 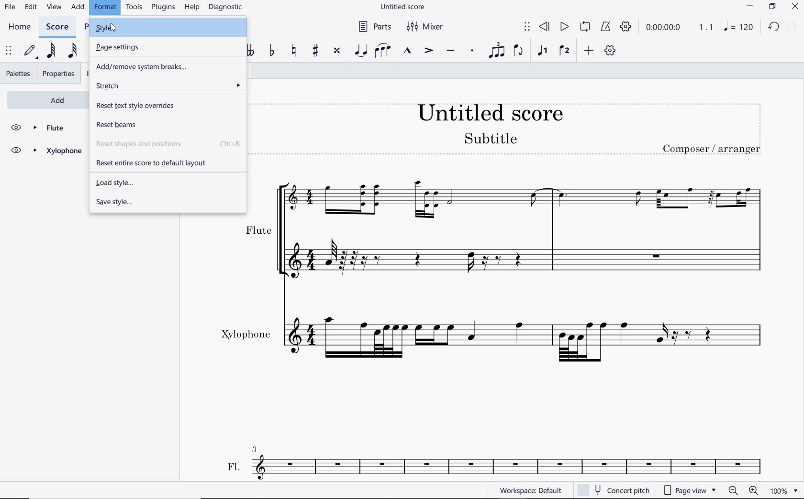 I want to click on 64TH NOTE, so click(x=49, y=51).